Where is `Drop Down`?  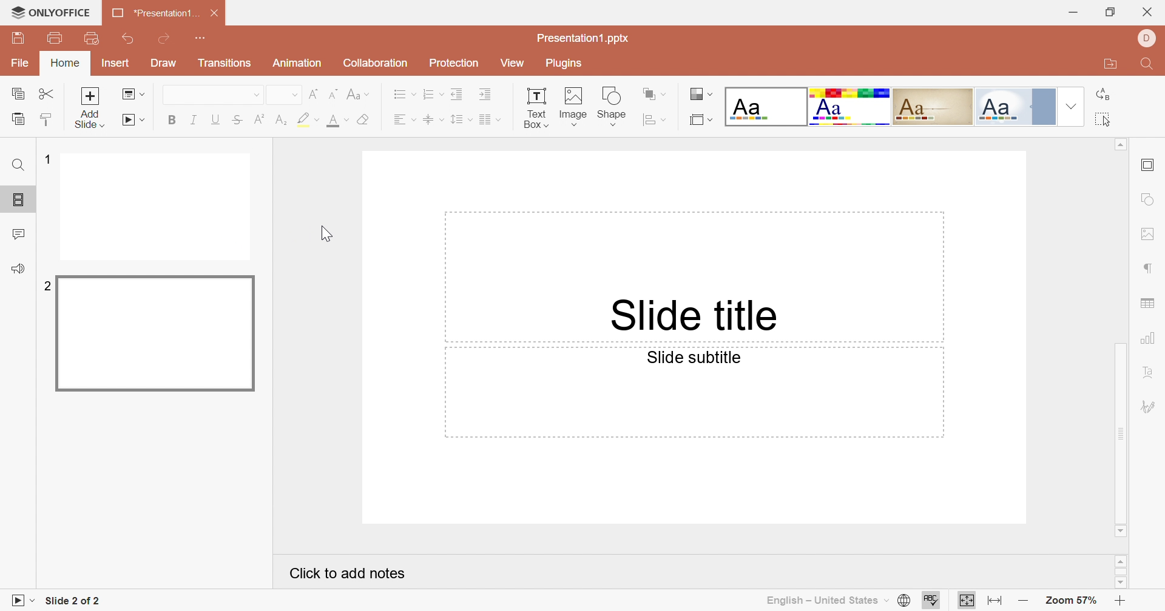
Drop Down is located at coordinates (317, 119).